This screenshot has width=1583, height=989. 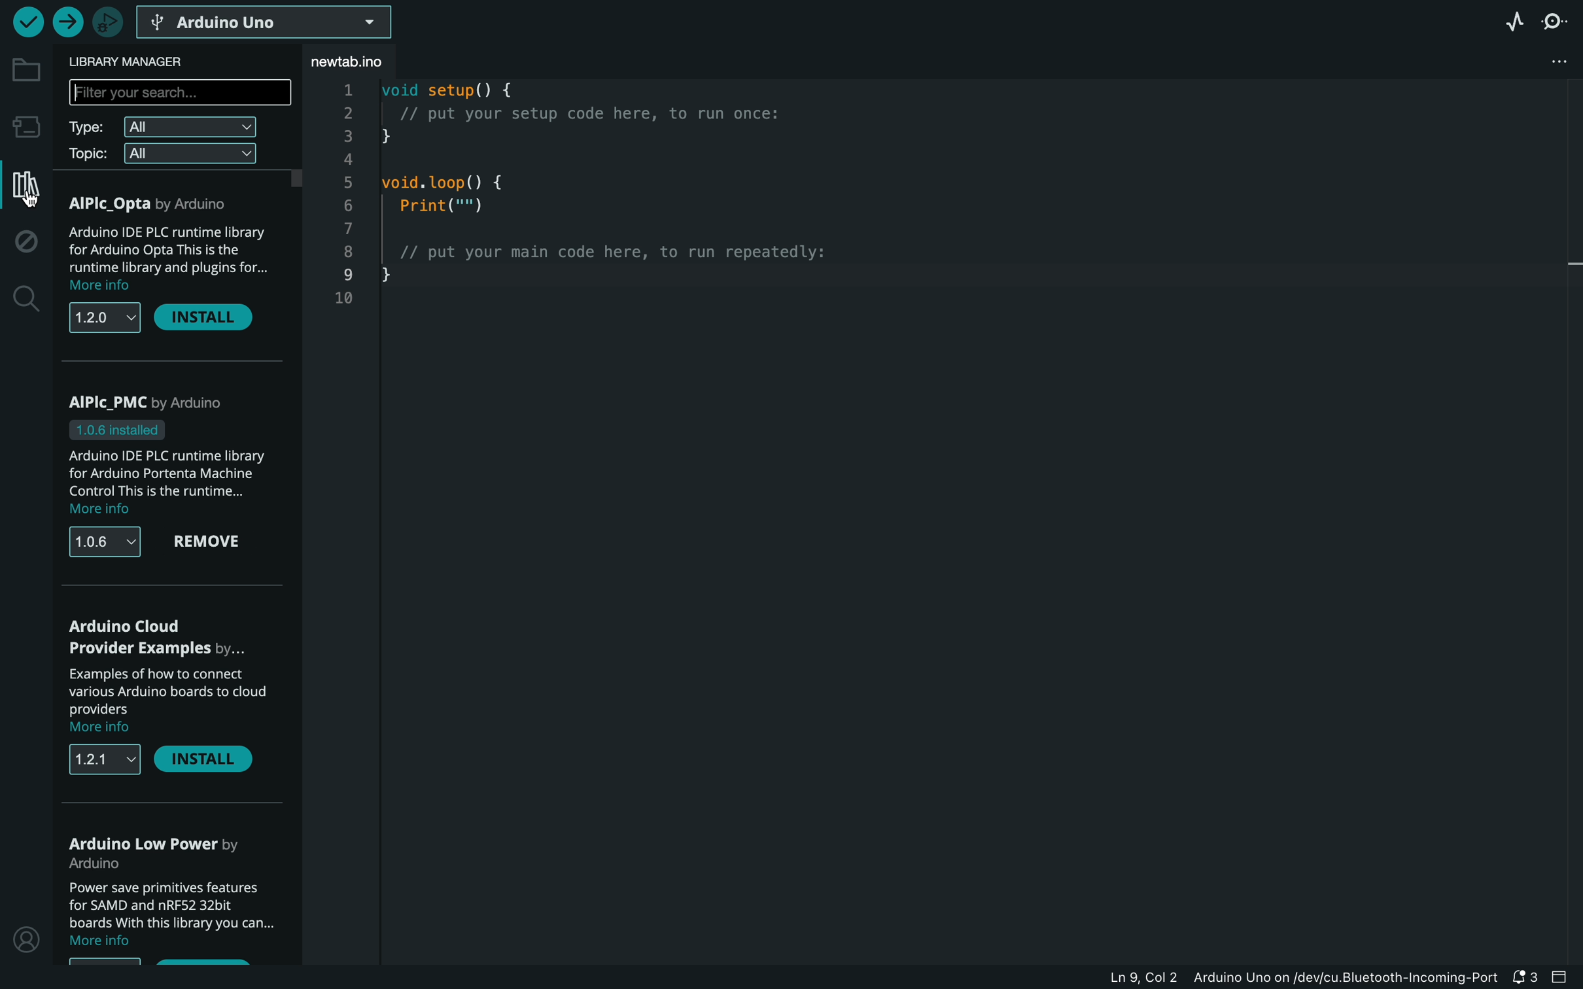 I want to click on install, so click(x=211, y=319).